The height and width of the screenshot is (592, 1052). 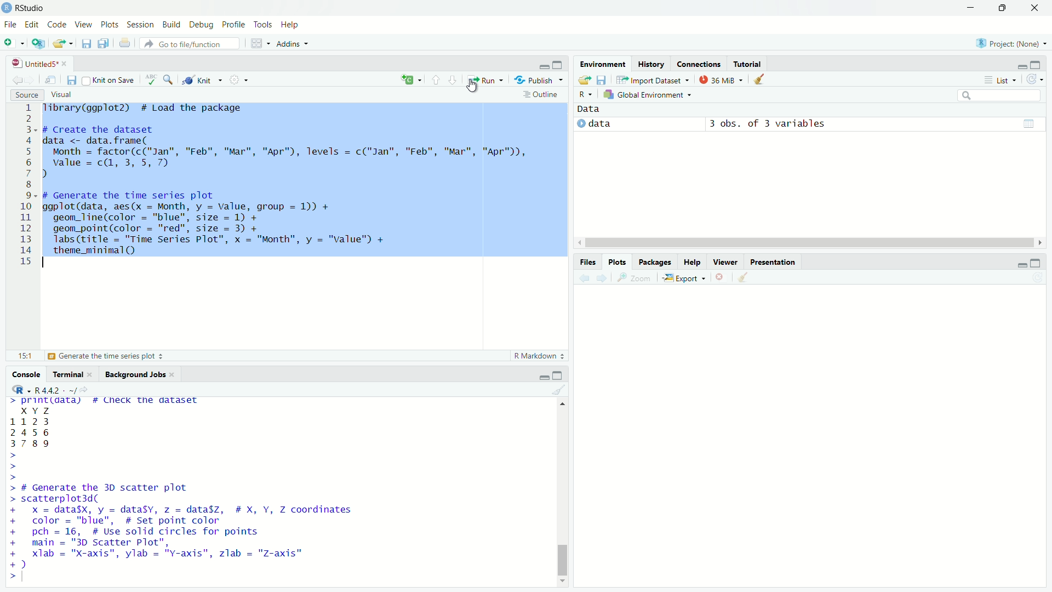 I want to click on refresh the list of objects in the environment, so click(x=1038, y=80).